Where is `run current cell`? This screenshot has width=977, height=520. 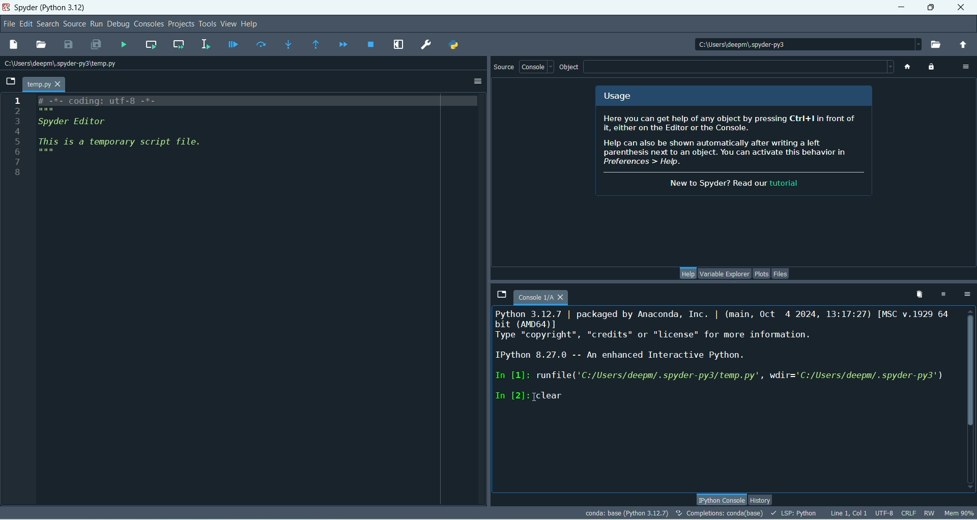 run current cell is located at coordinates (151, 45).